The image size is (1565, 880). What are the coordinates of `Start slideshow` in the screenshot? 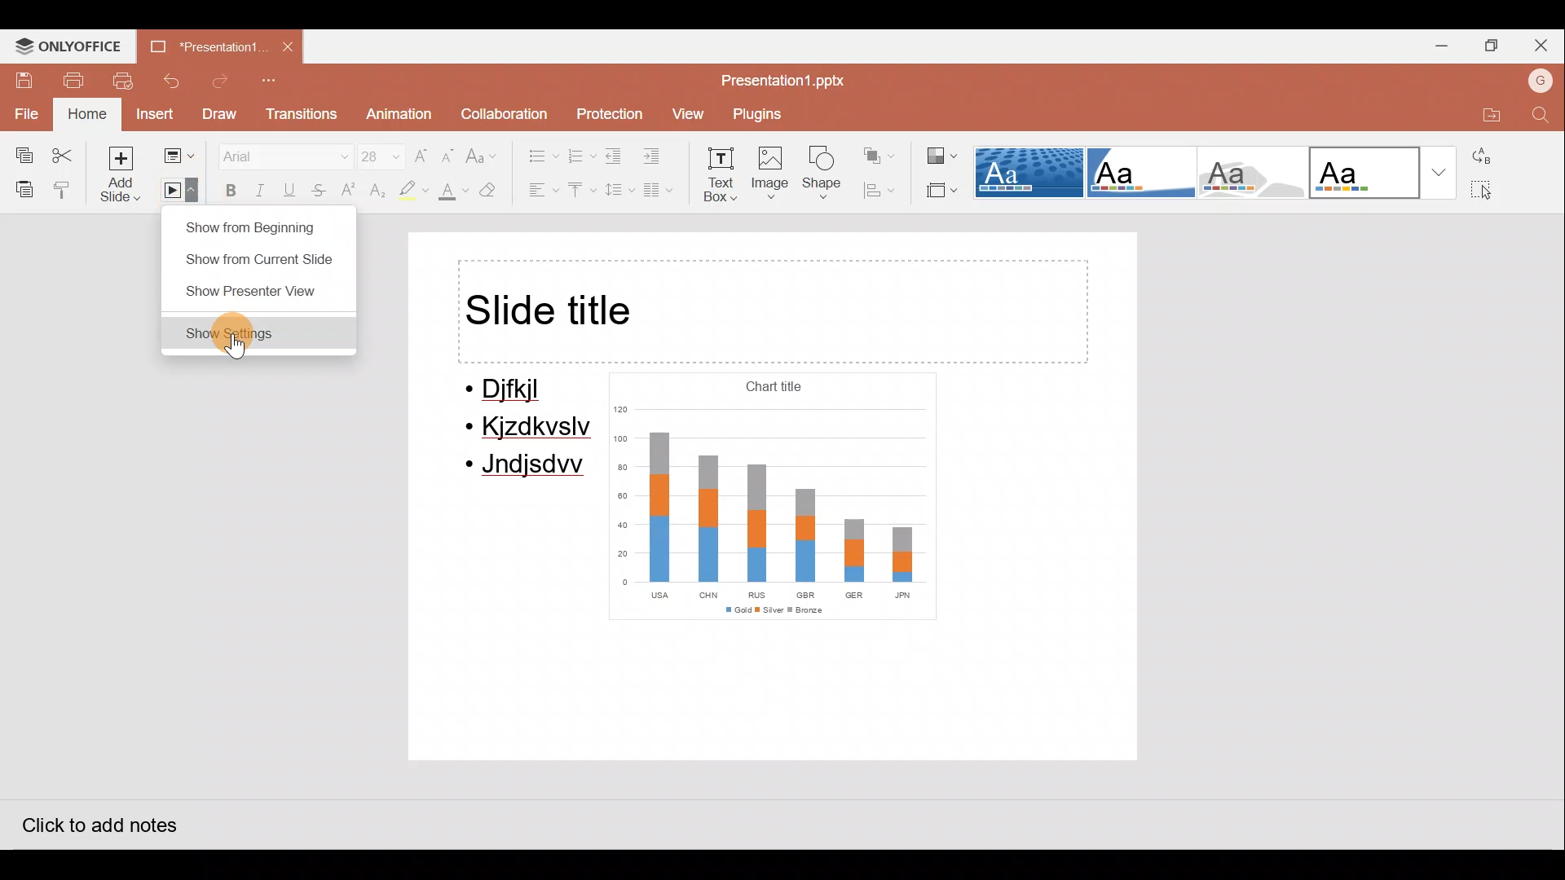 It's located at (177, 193).